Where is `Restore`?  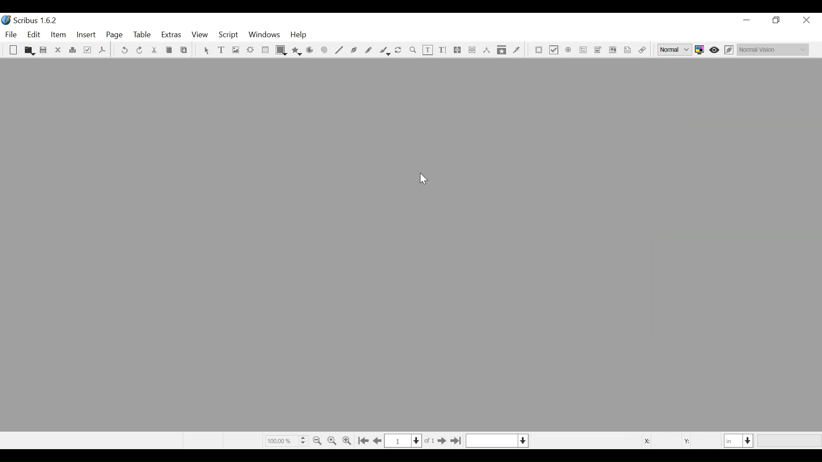
Restore is located at coordinates (777, 20).